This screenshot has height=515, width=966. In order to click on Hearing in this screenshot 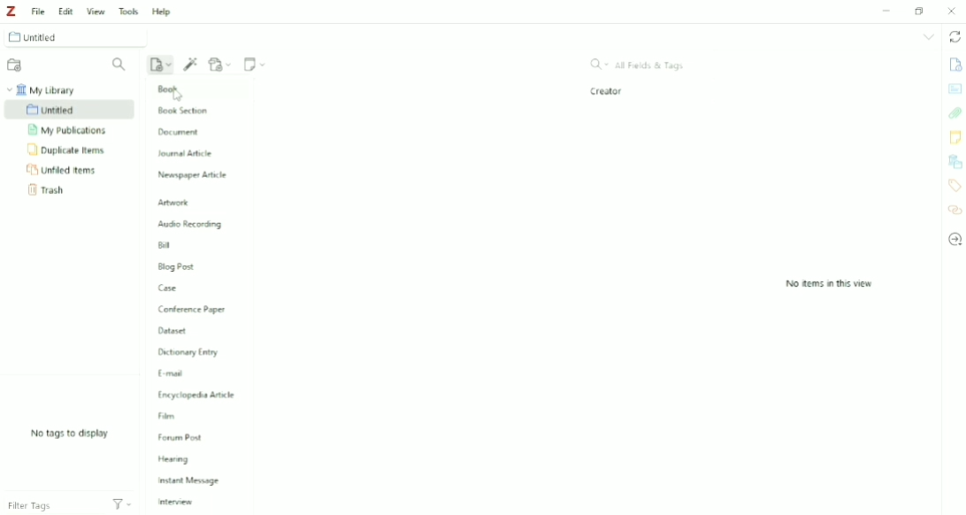, I will do `click(176, 460)`.